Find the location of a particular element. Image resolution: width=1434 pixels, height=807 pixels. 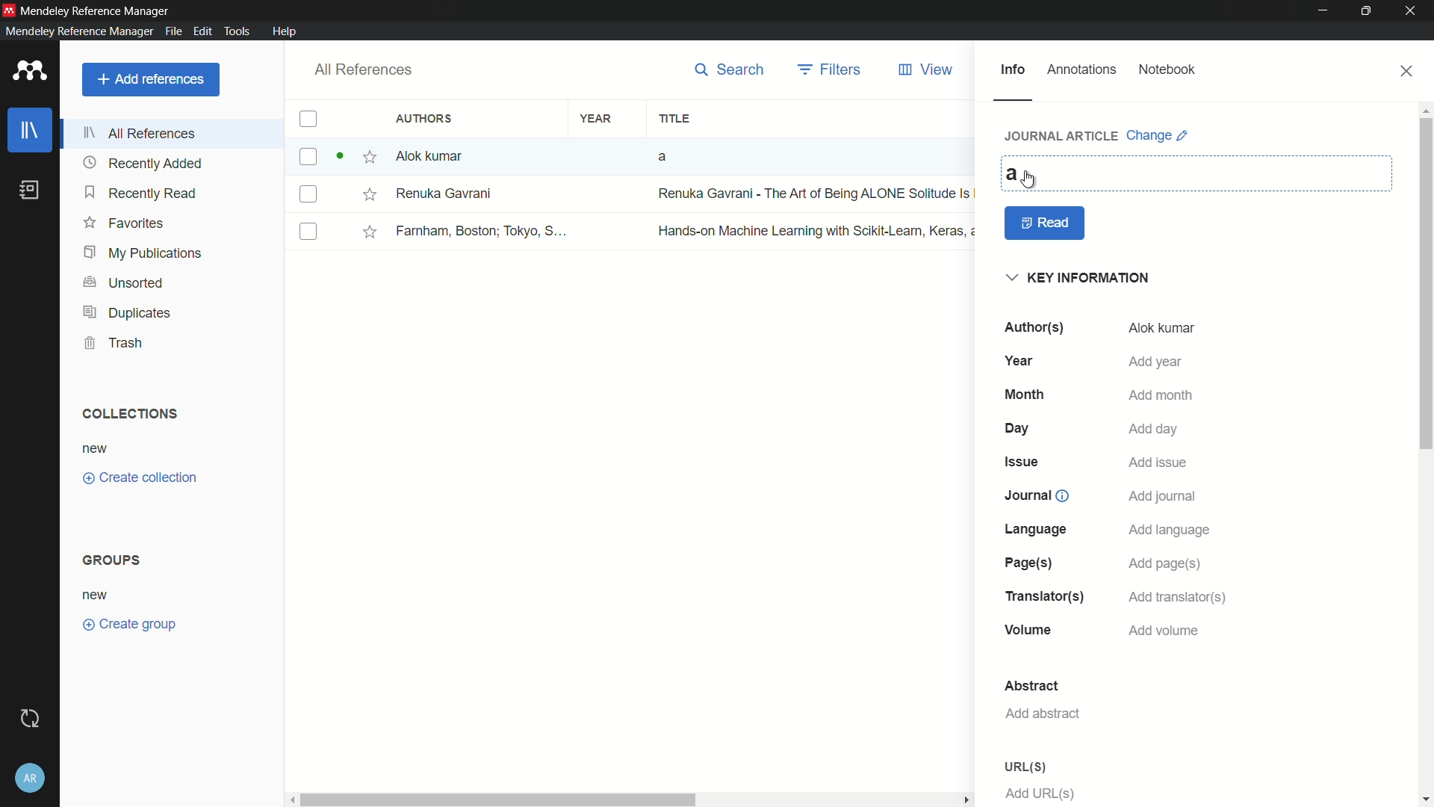

change is located at coordinates (1158, 135).